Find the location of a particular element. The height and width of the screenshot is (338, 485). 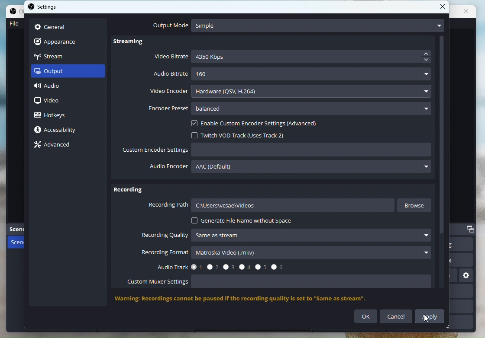

cursor is located at coordinates (427, 321).